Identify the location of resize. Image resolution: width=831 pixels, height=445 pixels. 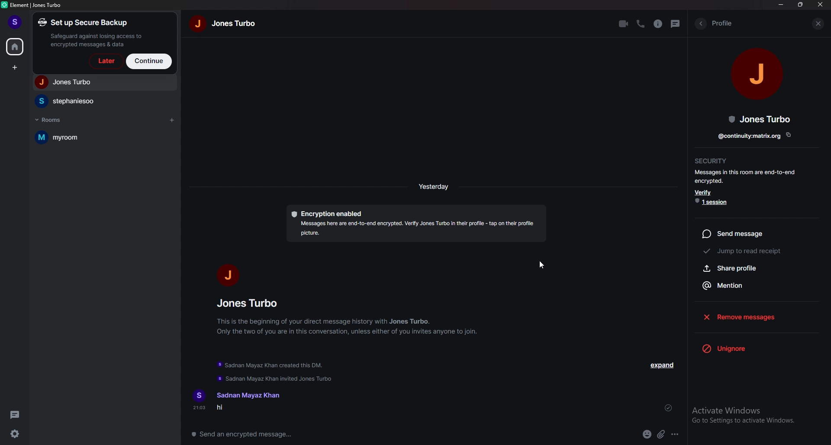
(801, 4).